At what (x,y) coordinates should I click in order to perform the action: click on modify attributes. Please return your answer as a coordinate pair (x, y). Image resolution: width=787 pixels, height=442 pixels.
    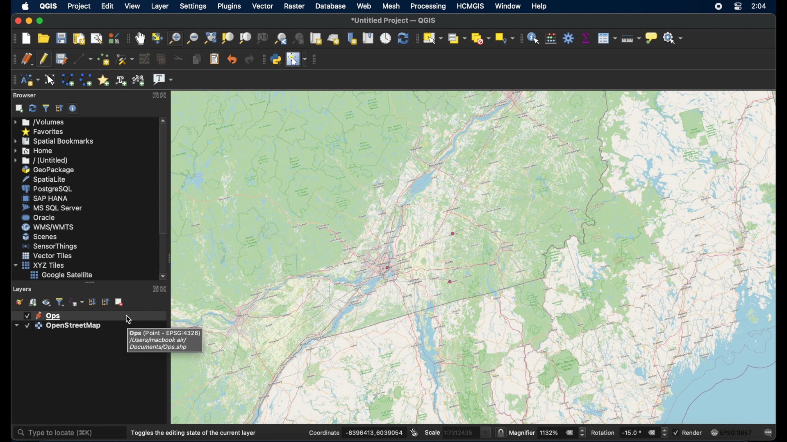
    Looking at the image, I should click on (145, 59).